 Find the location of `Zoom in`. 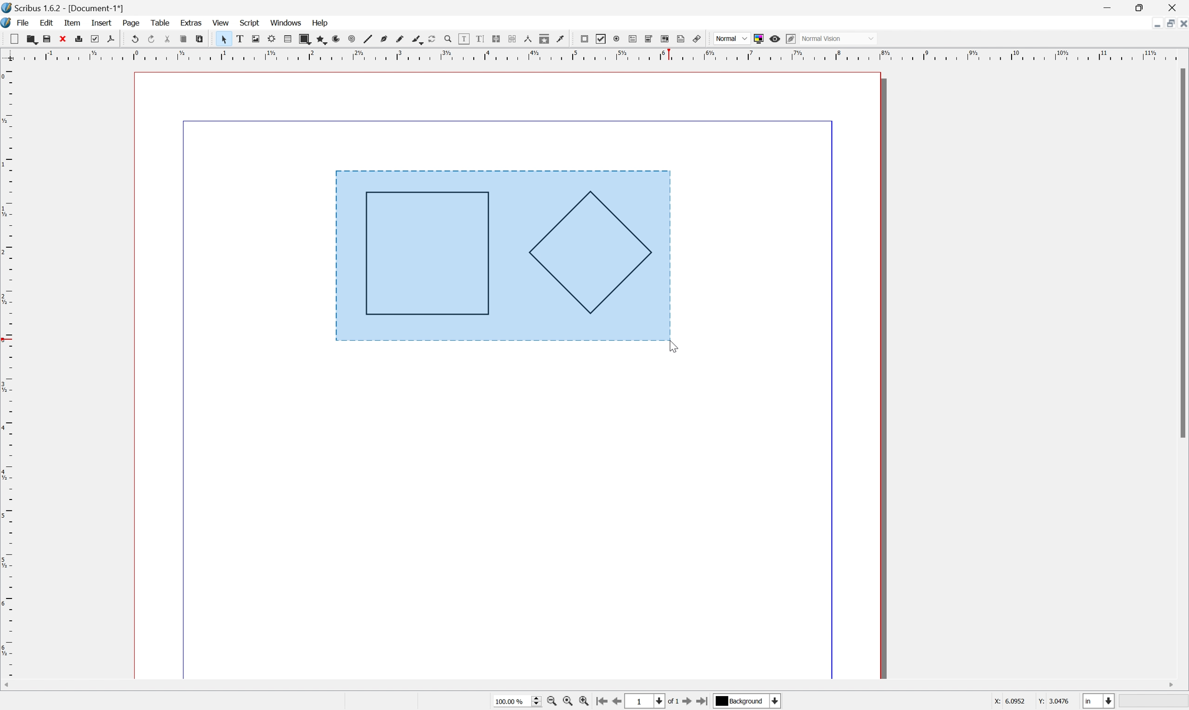

Zoom in is located at coordinates (580, 702).